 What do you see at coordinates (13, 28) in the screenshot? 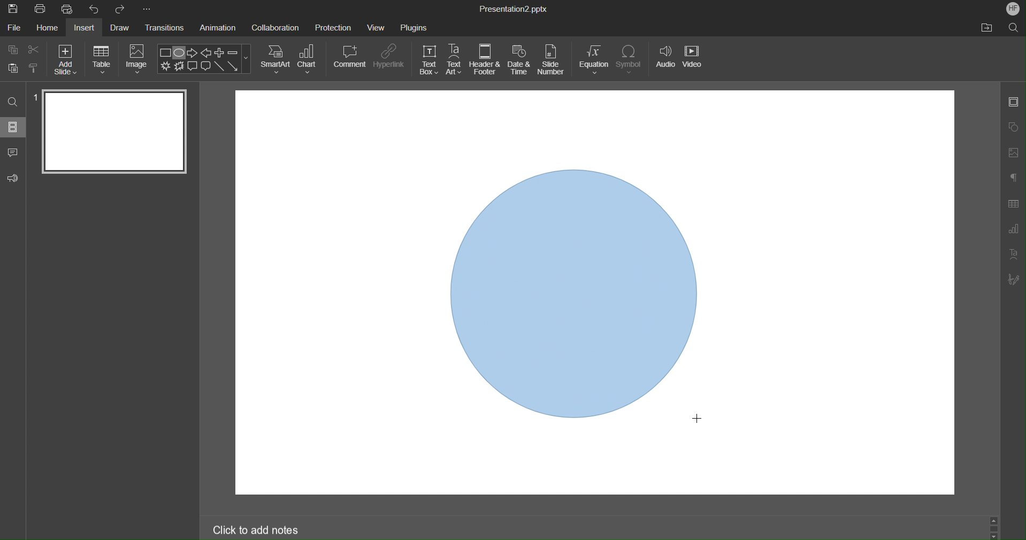
I see `File` at bounding box center [13, 28].